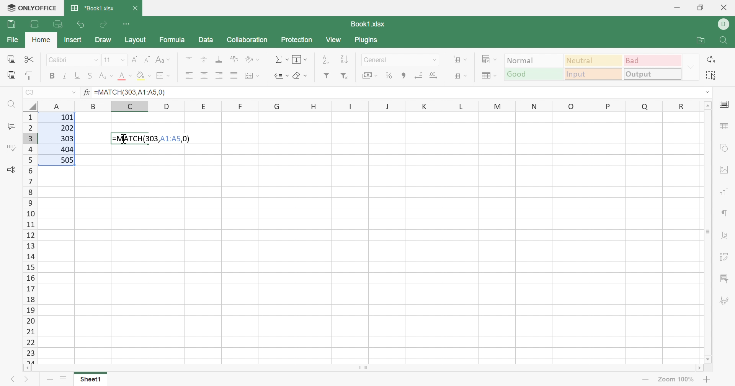 The height and width of the screenshot is (386, 735). What do you see at coordinates (11, 126) in the screenshot?
I see `comments` at bounding box center [11, 126].